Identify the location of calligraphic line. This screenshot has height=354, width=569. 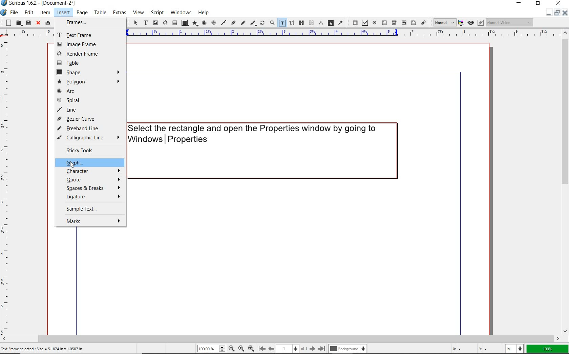
(253, 23).